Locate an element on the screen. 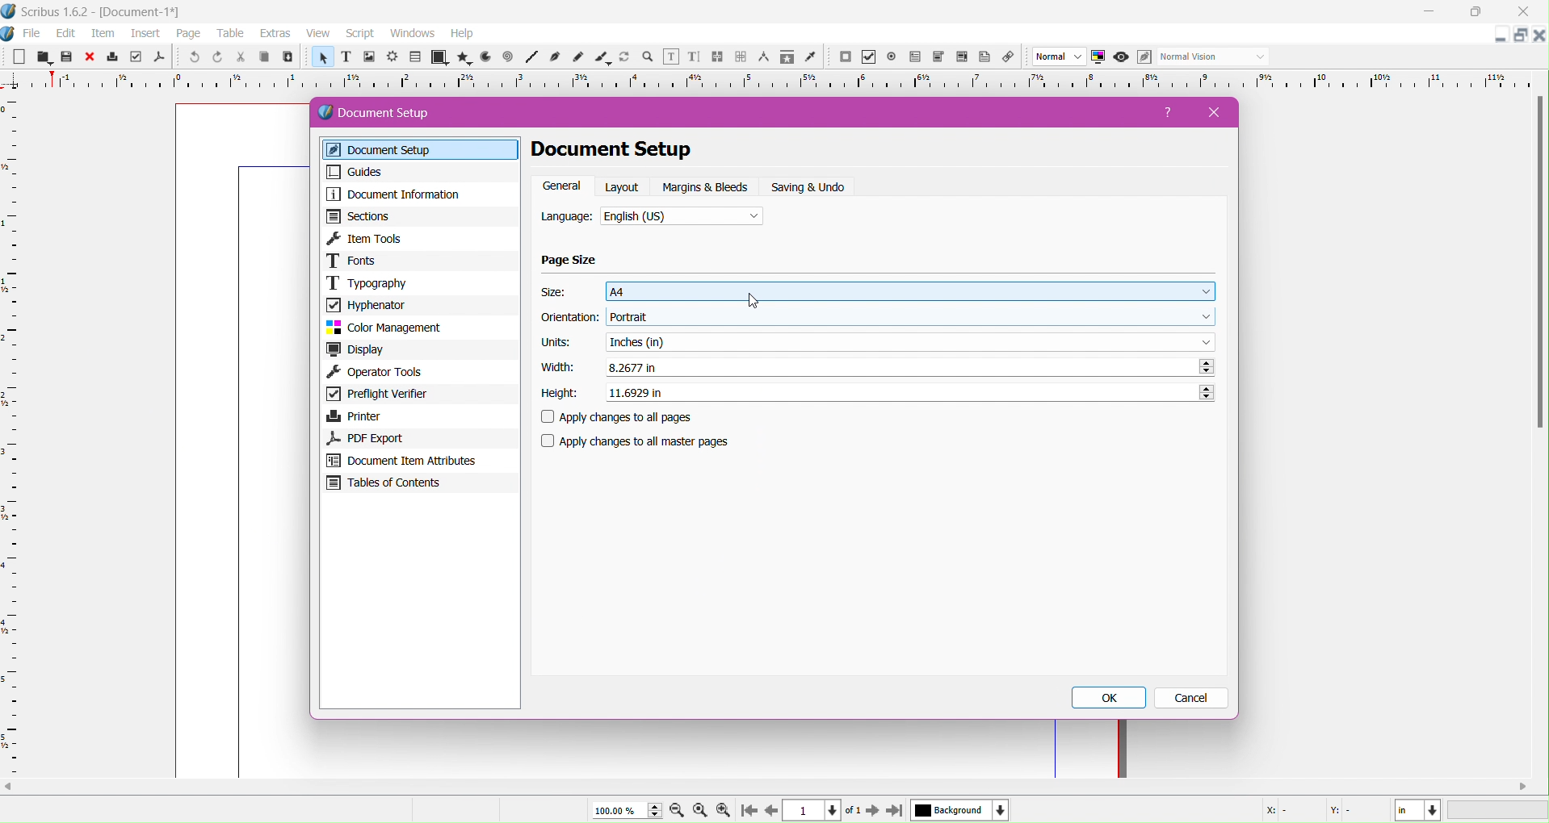  edit menu is located at coordinates (66, 34).